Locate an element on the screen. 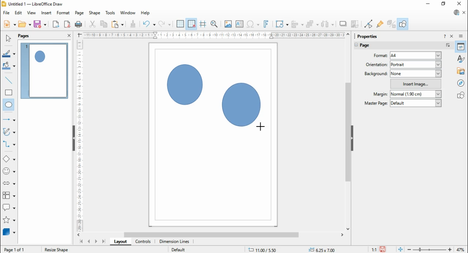  last page is located at coordinates (103, 241).